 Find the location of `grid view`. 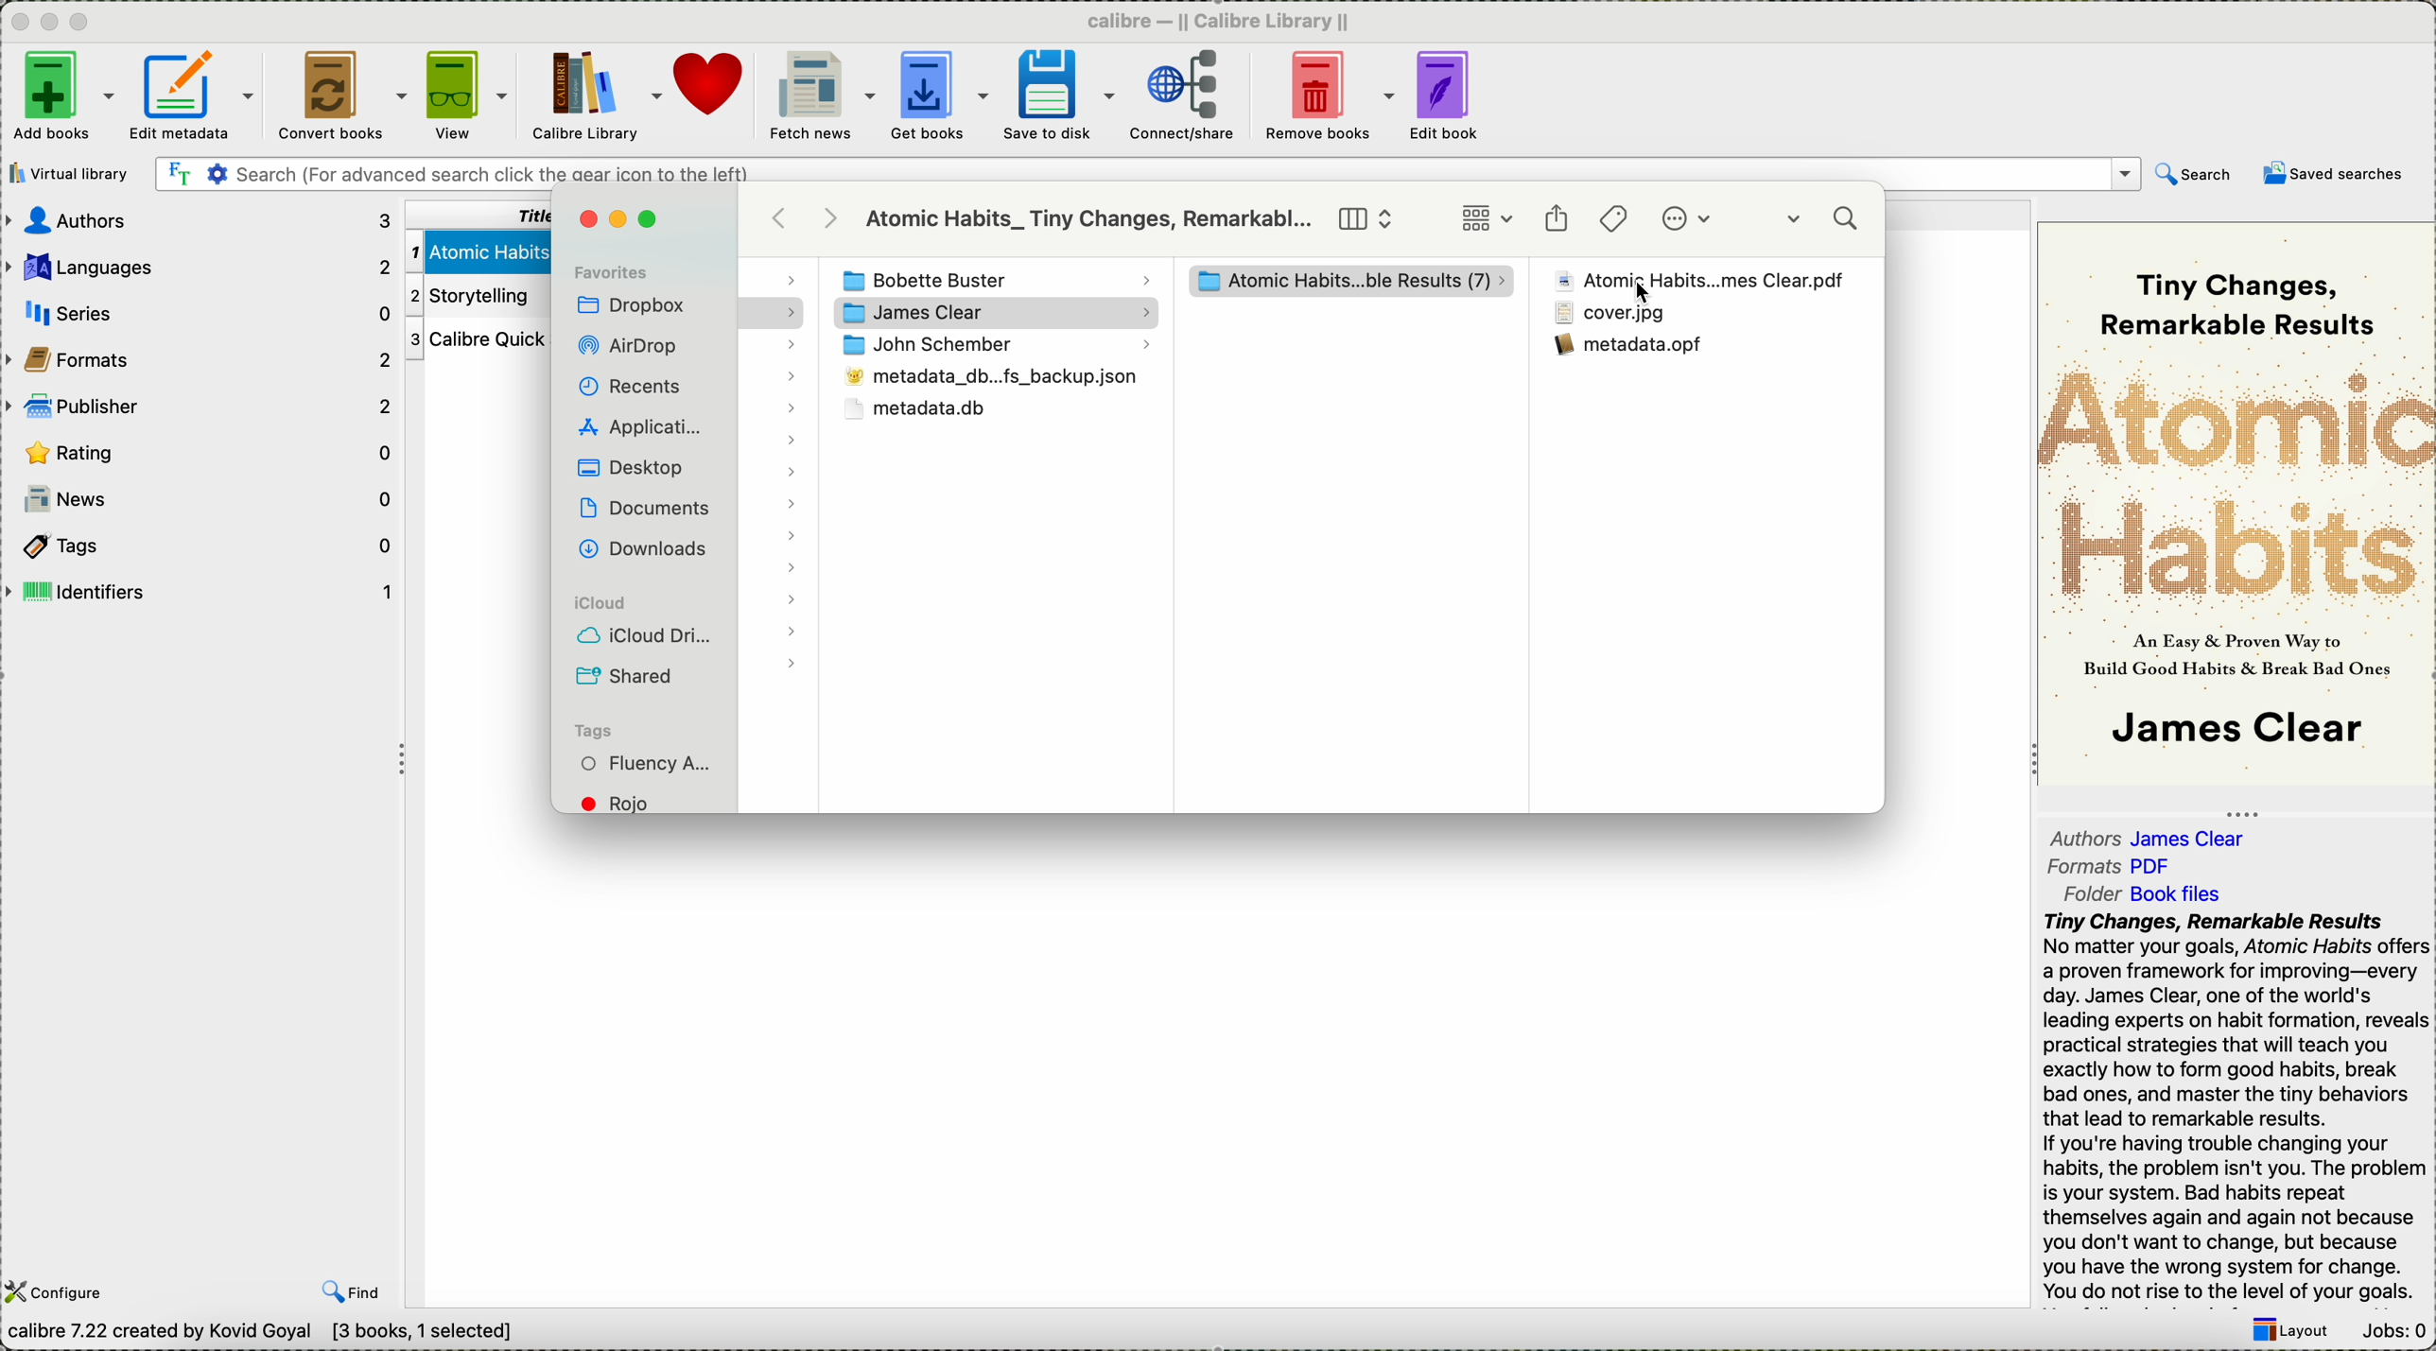

grid view is located at coordinates (1487, 219).